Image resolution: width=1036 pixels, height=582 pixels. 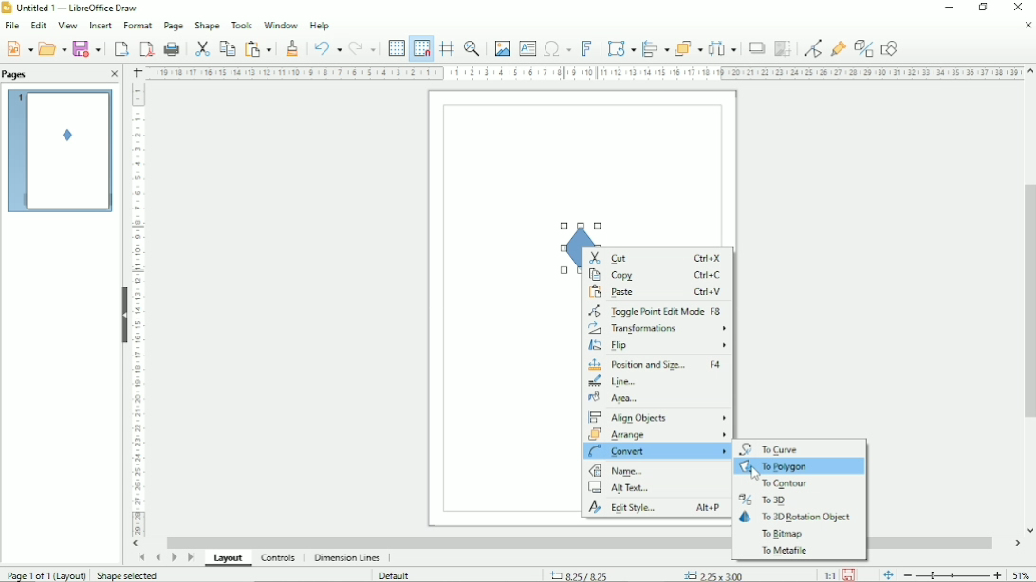 What do you see at coordinates (61, 152) in the screenshot?
I see `Preview` at bounding box center [61, 152].